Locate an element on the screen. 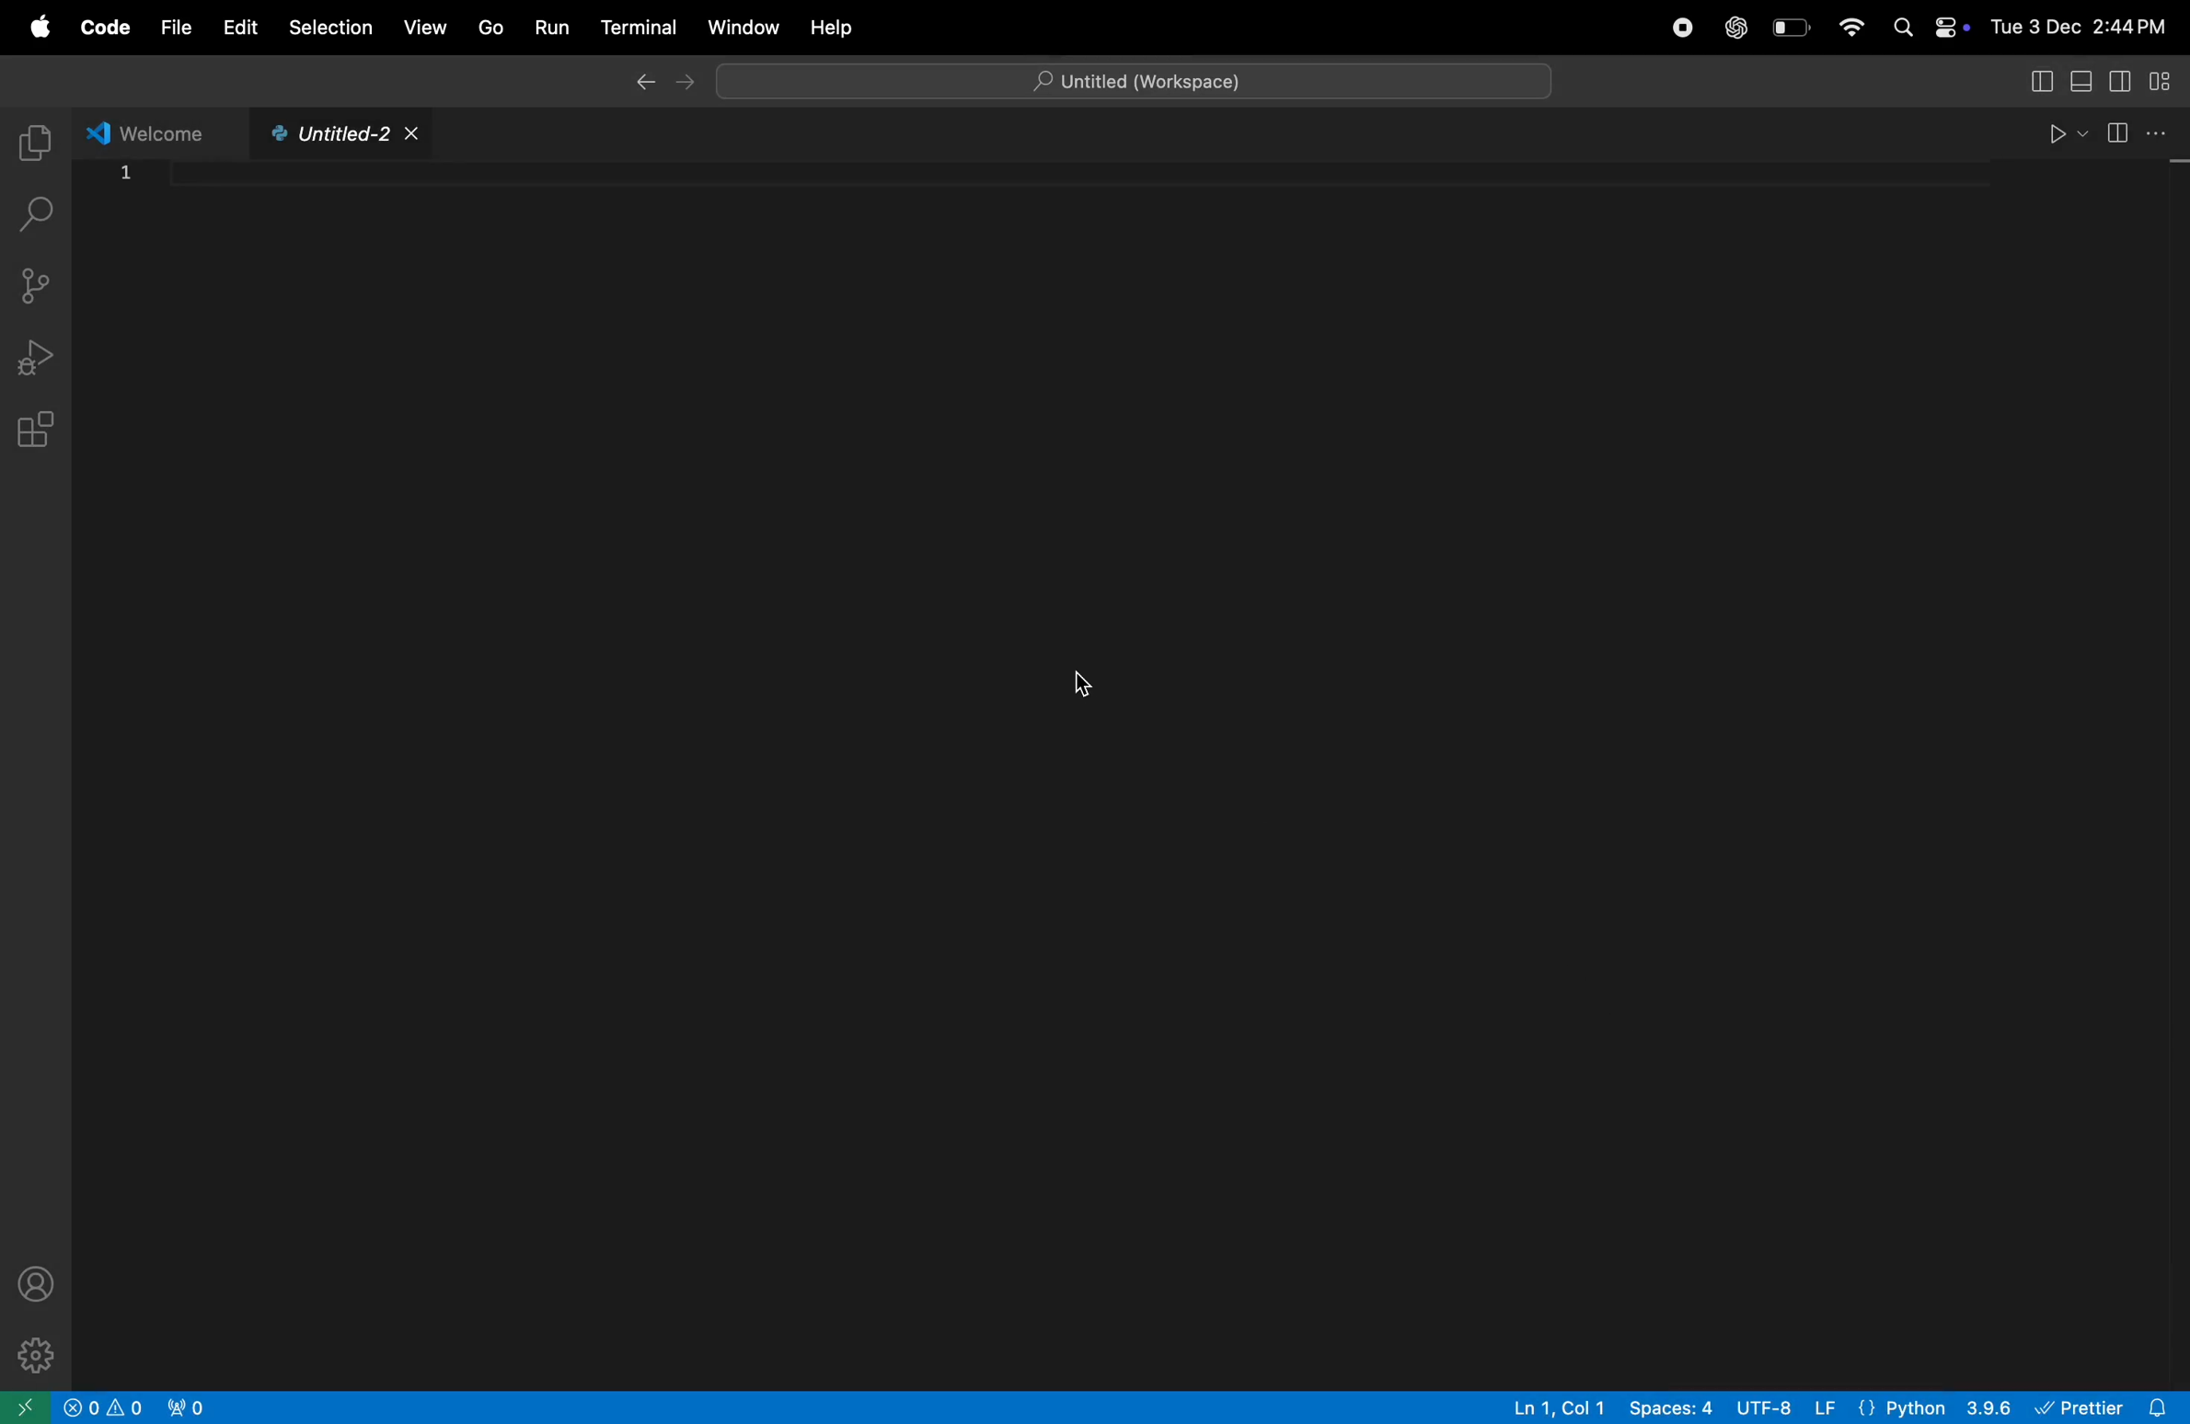 The width and height of the screenshot is (2190, 1424). chatgpt is located at coordinates (1737, 29).